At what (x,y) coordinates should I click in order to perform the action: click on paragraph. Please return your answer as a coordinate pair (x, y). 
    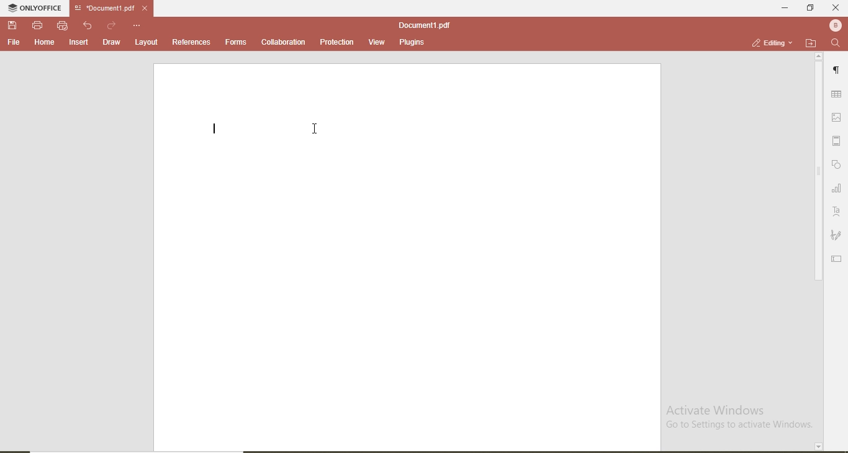
    Looking at the image, I should click on (837, 70).